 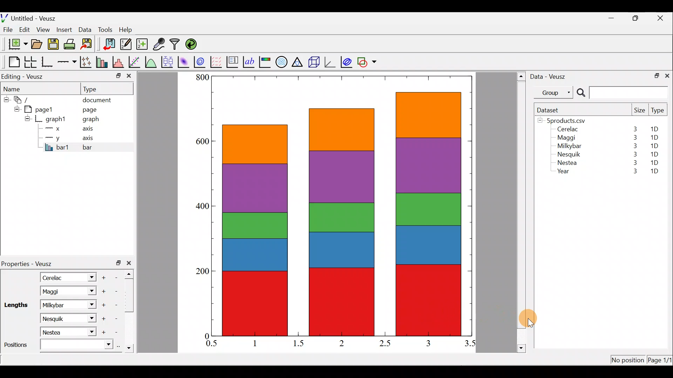 What do you see at coordinates (103, 319) in the screenshot?
I see `Add another item` at bounding box center [103, 319].